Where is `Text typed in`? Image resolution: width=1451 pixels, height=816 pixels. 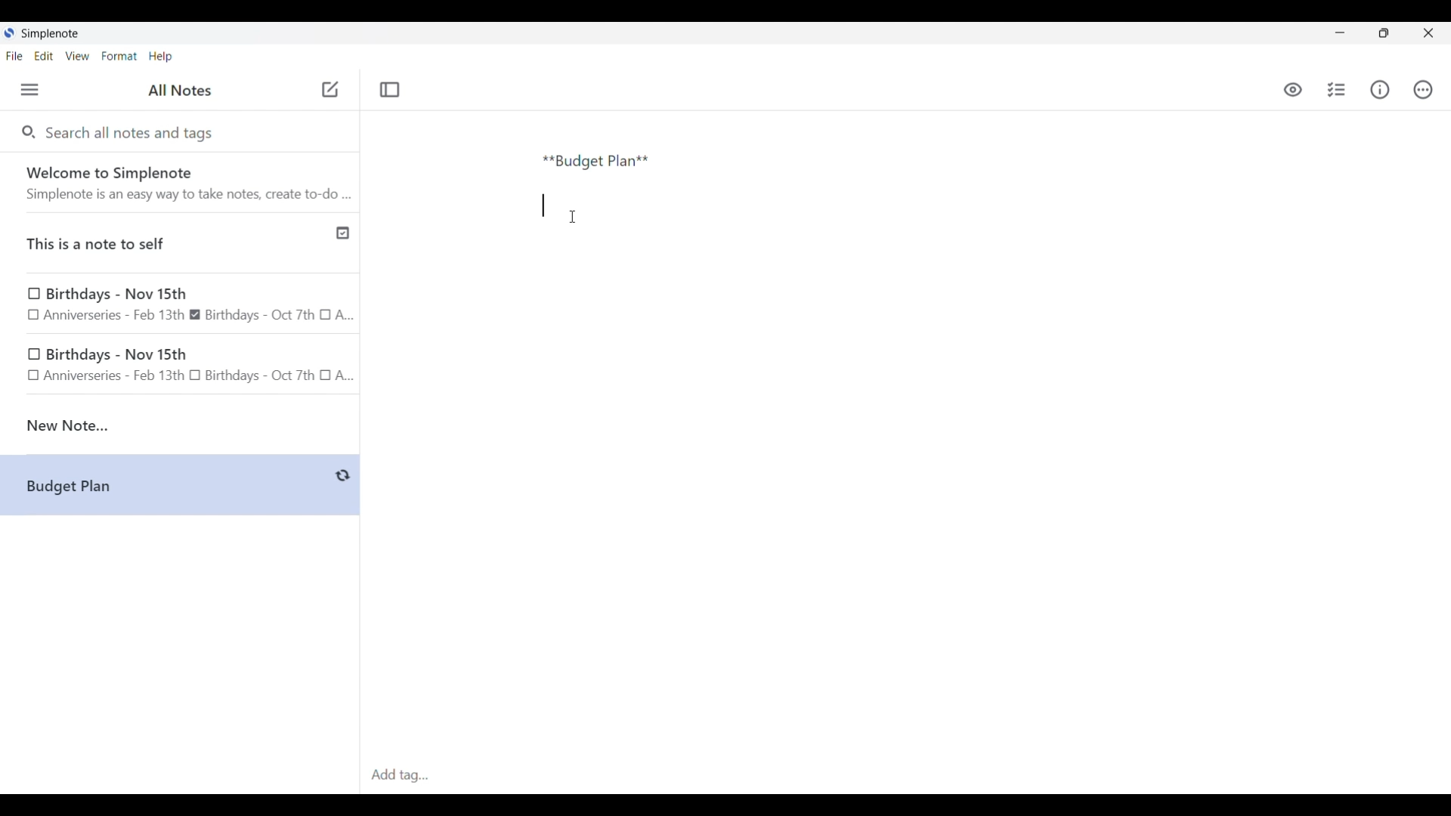
Text typed in is located at coordinates (596, 162).